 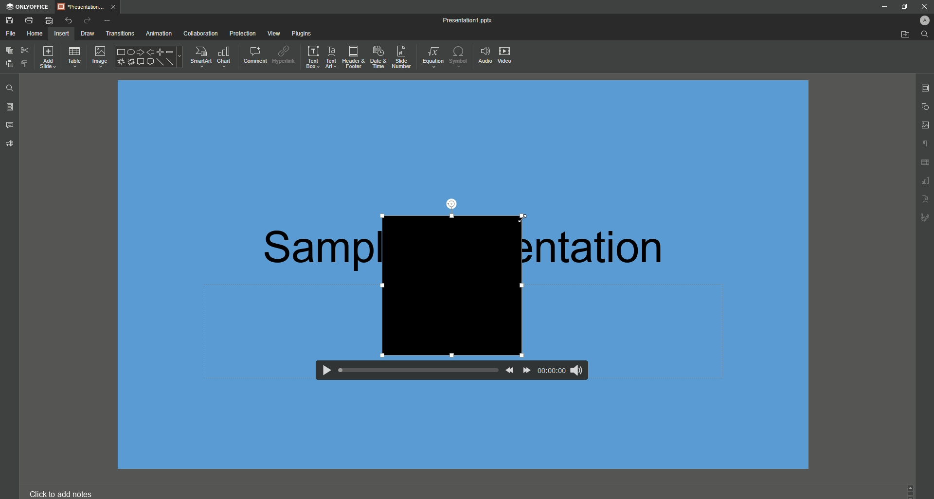 What do you see at coordinates (311, 57) in the screenshot?
I see `Text Box` at bounding box center [311, 57].